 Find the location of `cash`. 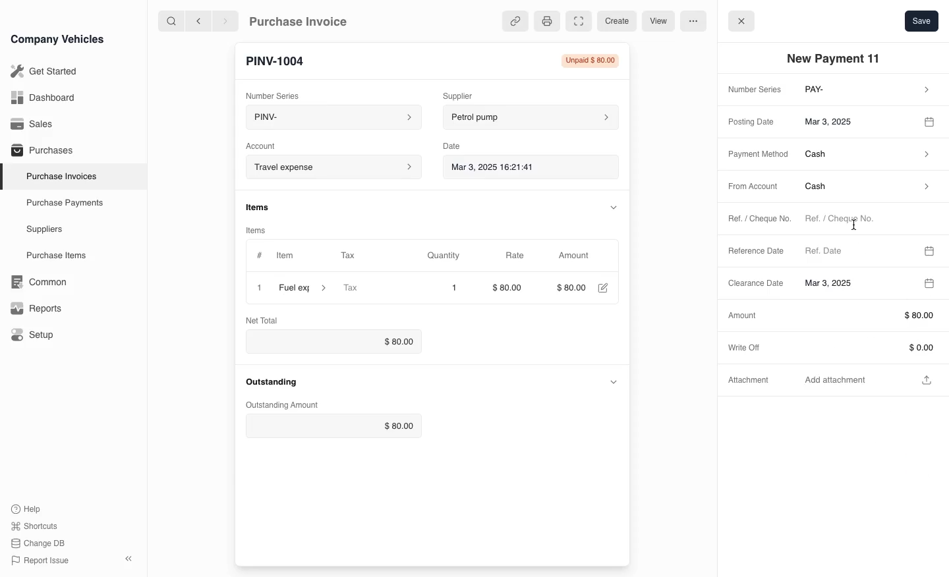

cash is located at coordinates (868, 156).